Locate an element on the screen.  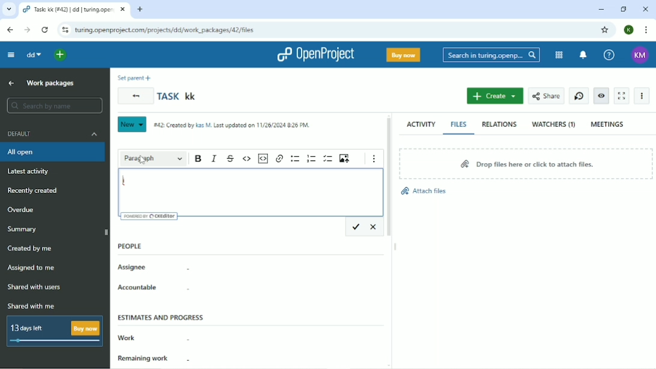
Show more items is located at coordinates (375, 159).